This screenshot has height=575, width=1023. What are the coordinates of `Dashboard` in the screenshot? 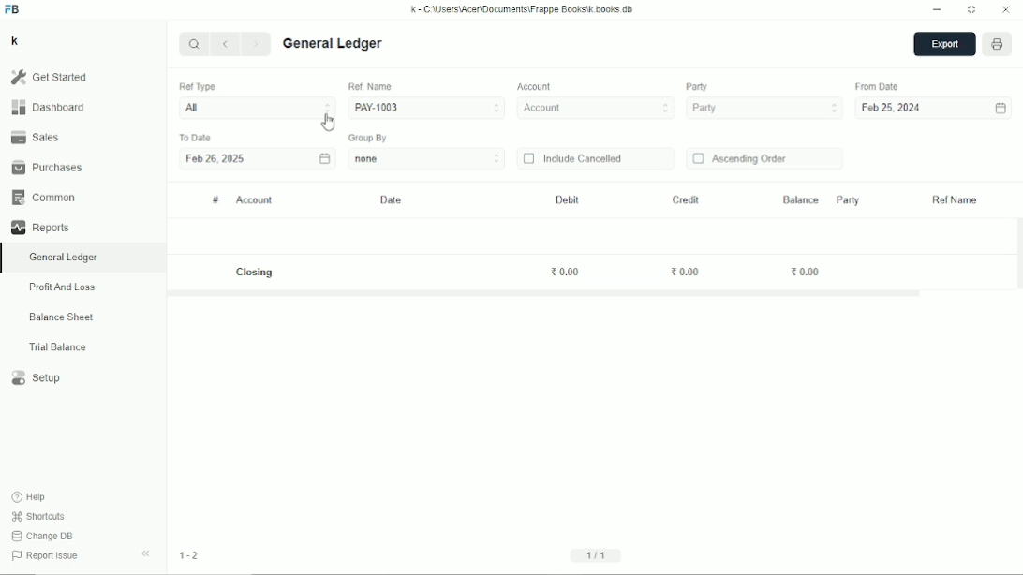 It's located at (48, 107).